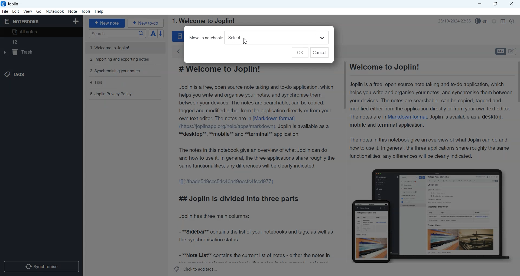  What do you see at coordinates (107, 23) in the screenshot?
I see `+ New note` at bounding box center [107, 23].